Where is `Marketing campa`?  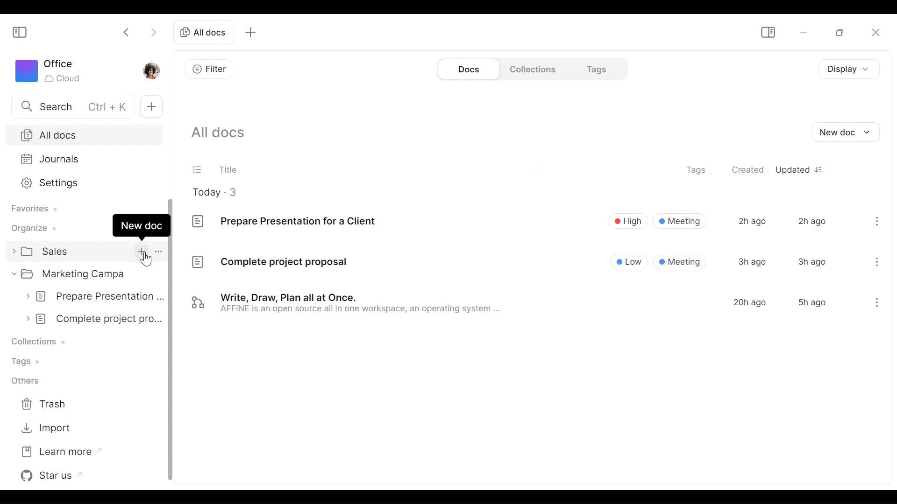 Marketing campa is located at coordinates (78, 275).